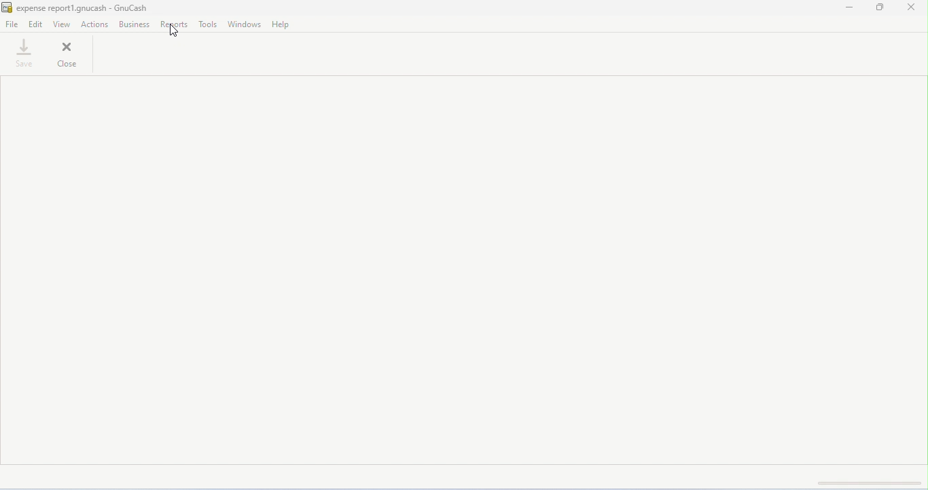  Describe the element at coordinates (12, 23) in the screenshot. I see `file` at that location.